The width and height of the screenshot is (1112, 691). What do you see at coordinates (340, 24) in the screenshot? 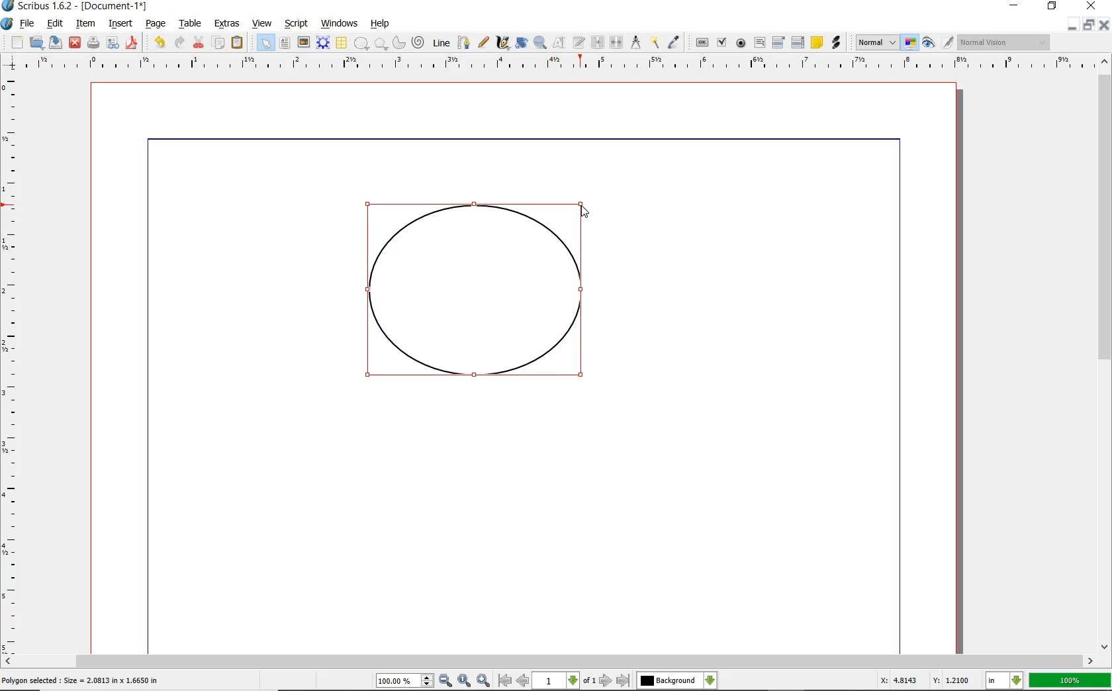
I see `WINDOWS` at bounding box center [340, 24].